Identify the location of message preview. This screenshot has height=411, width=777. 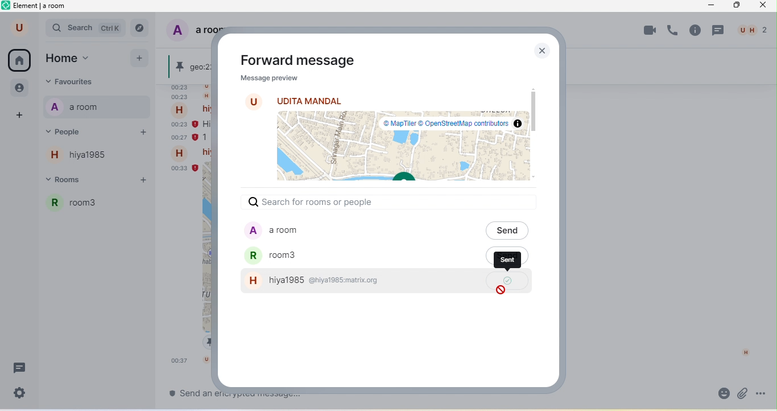
(267, 79).